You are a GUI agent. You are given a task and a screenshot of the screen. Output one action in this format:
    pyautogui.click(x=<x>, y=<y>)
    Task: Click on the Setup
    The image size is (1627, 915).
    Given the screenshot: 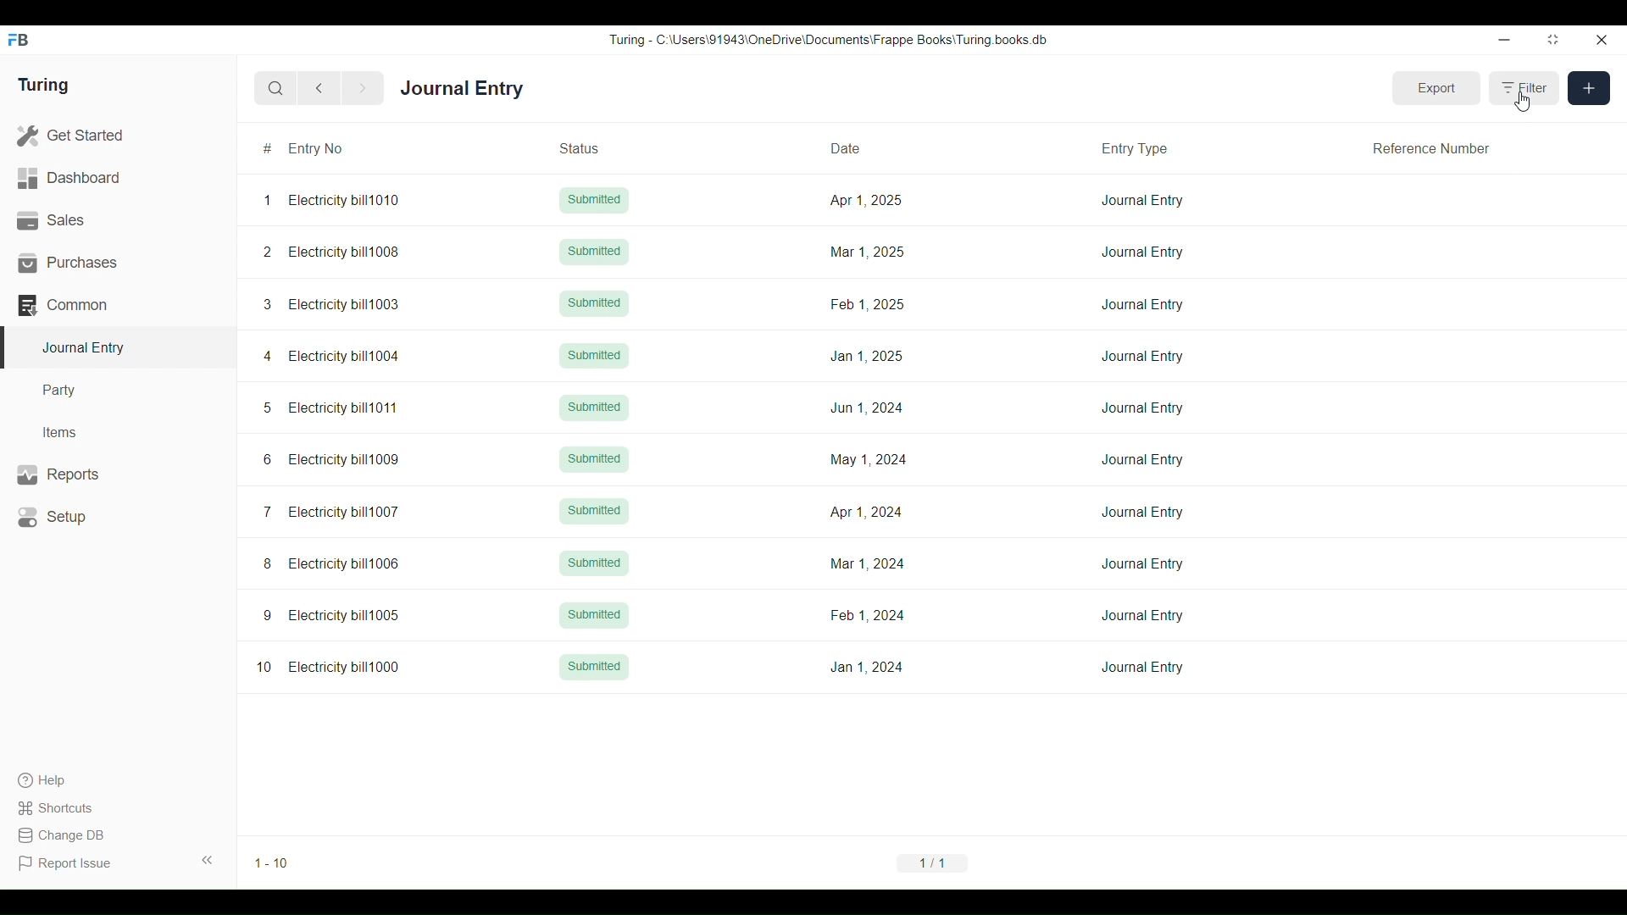 What is the action you would take?
    pyautogui.click(x=119, y=517)
    